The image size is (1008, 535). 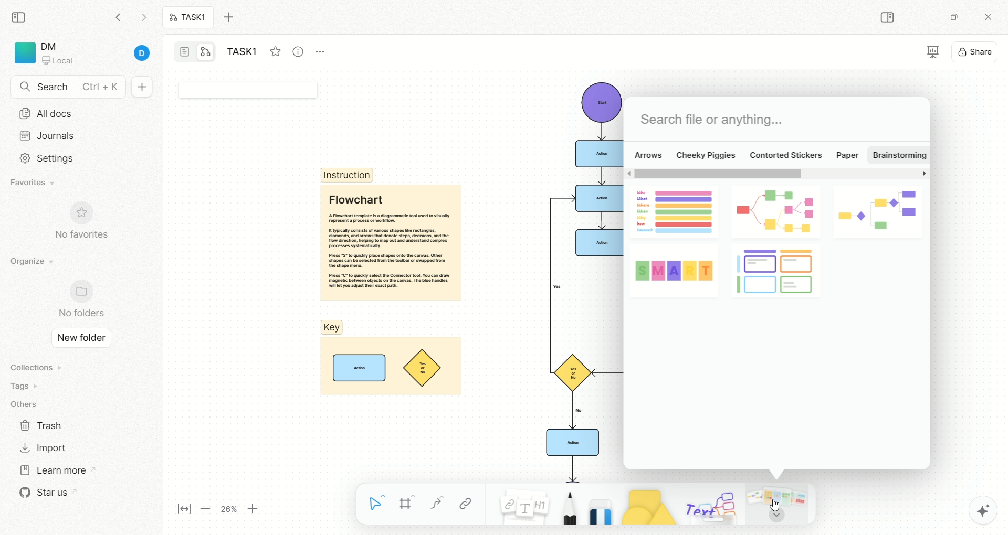 I want to click on others, so click(x=26, y=405).